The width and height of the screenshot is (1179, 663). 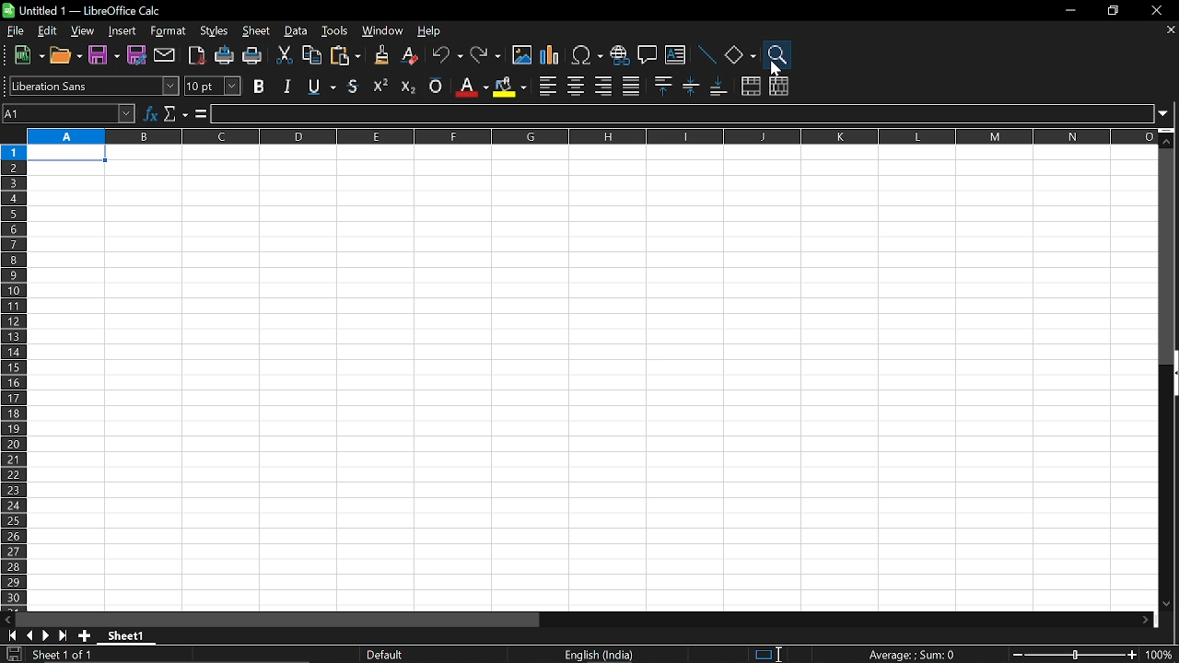 I want to click on go to first page, so click(x=9, y=634).